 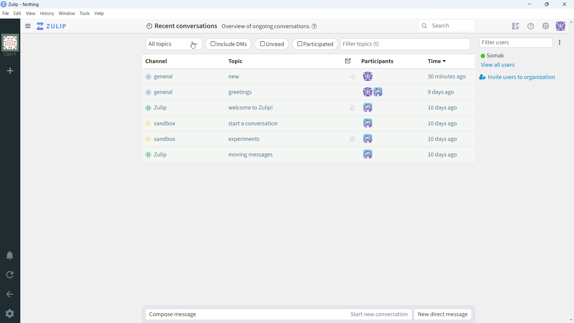 What do you see at coordinates (175, 61) in the screenshot?
I see `channel` at bounding box center [175, 61].